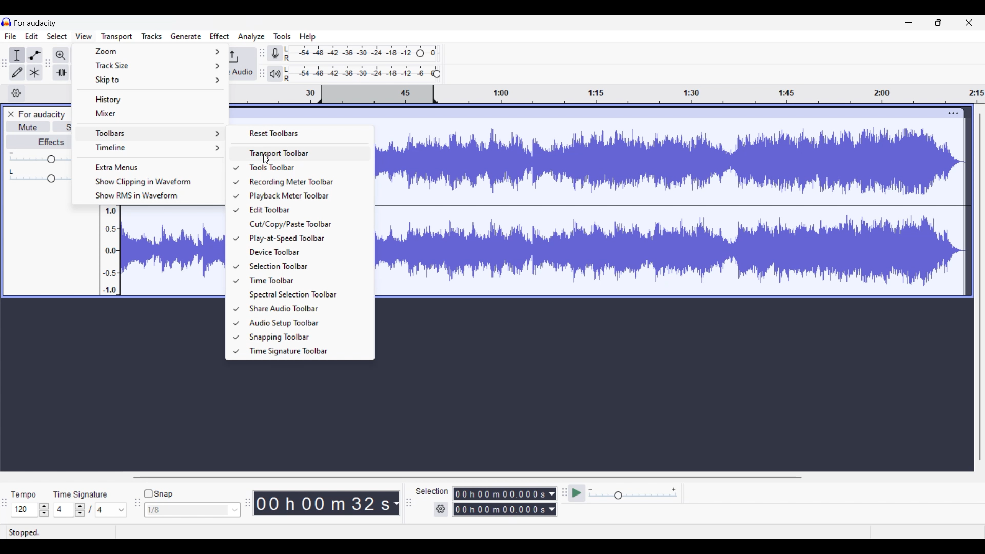 This screenshot has width=985, height=554. What do you see at coordinates (300, 153) in the screenshot?
I see `Transport toolbars` at bounding box center [300, 153].